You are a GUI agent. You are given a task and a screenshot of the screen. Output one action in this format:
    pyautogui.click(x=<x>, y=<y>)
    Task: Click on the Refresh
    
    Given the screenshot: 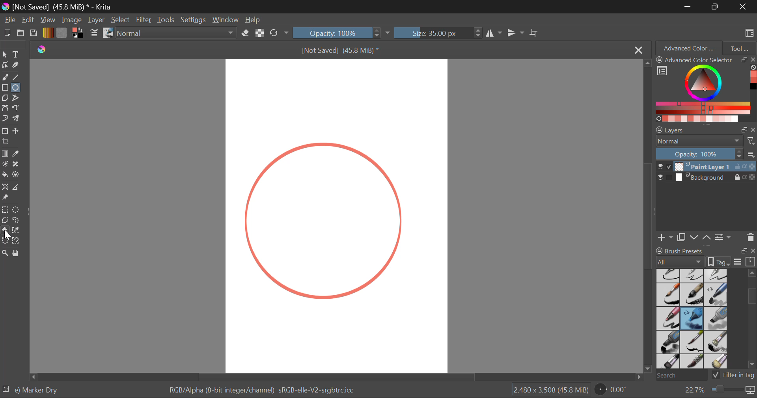 What is the action you would take?
    pyautogui.click(x=276, y=33)
    